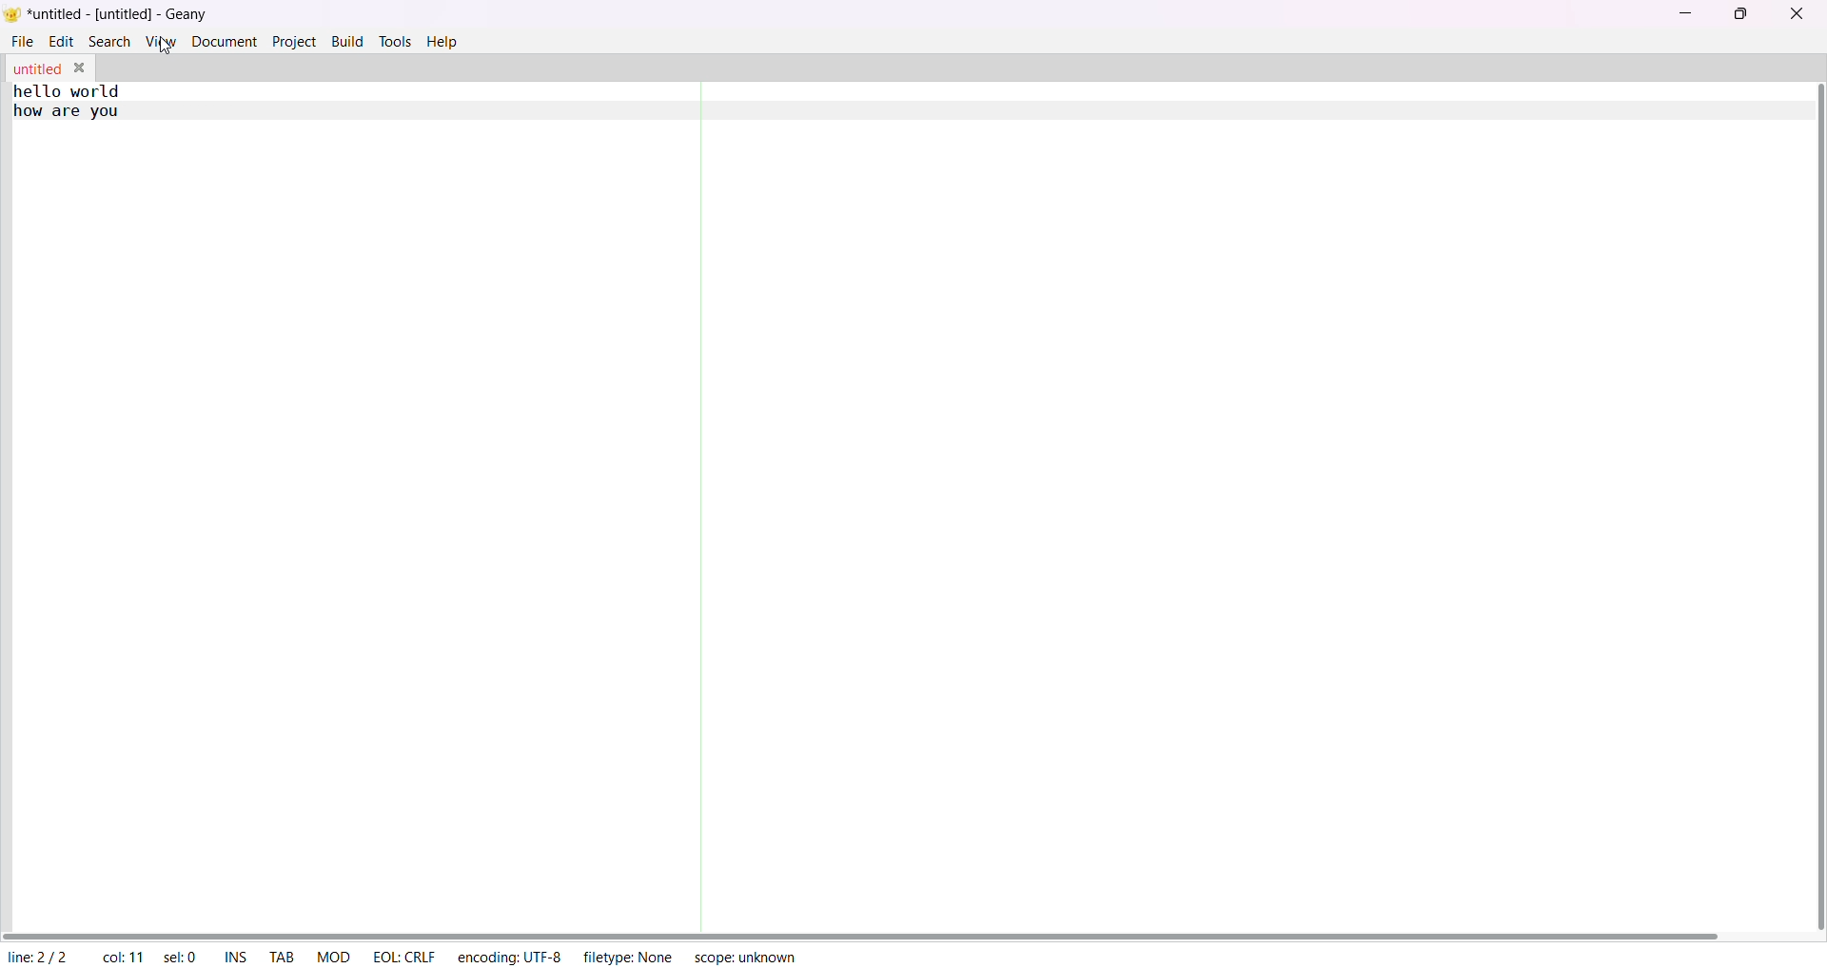  Describe the element at coordinates (160, 40) in the screenshot. I see `view` at that location.